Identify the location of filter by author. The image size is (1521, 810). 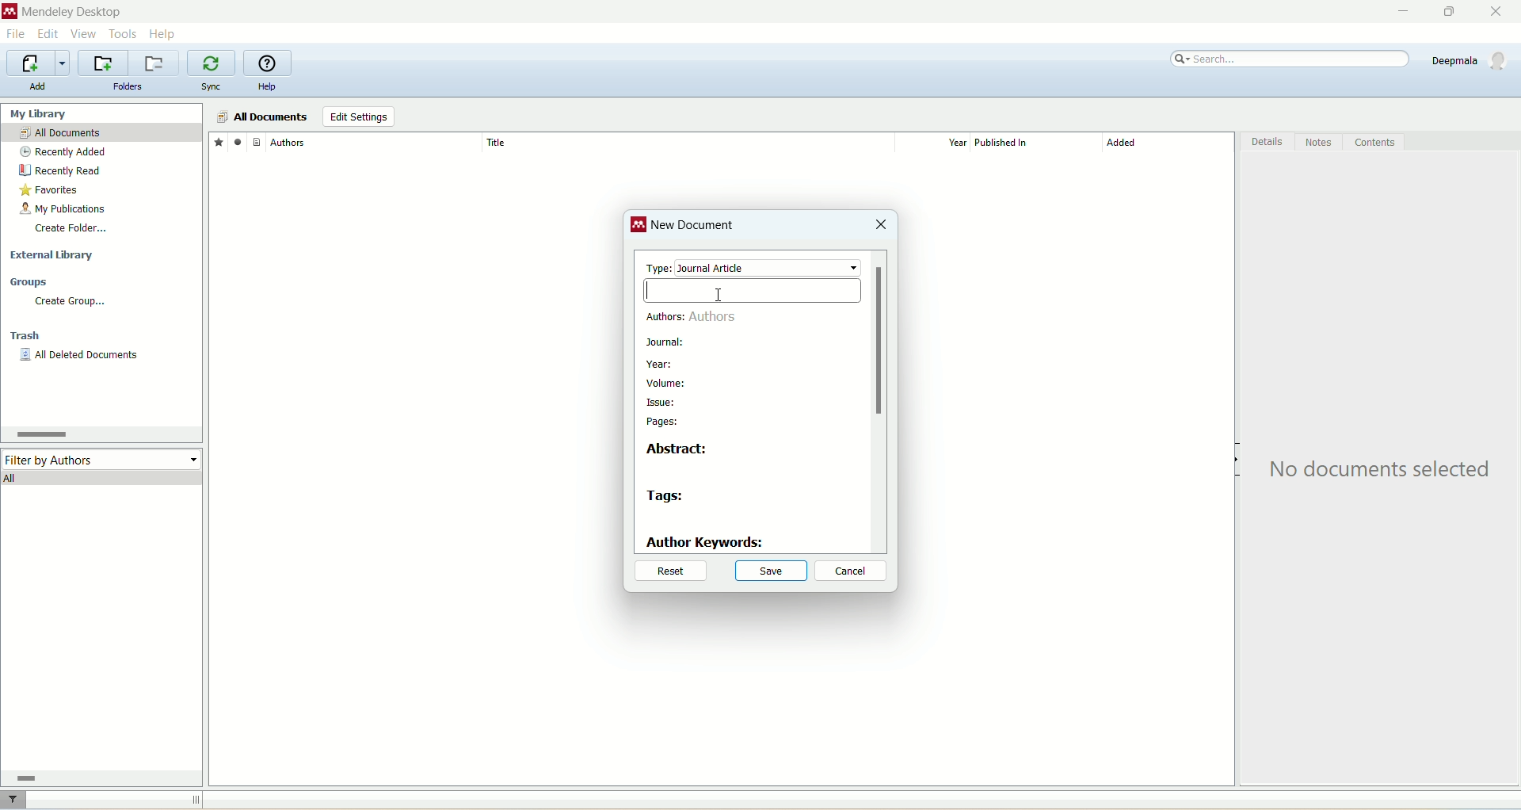
(103, 458).